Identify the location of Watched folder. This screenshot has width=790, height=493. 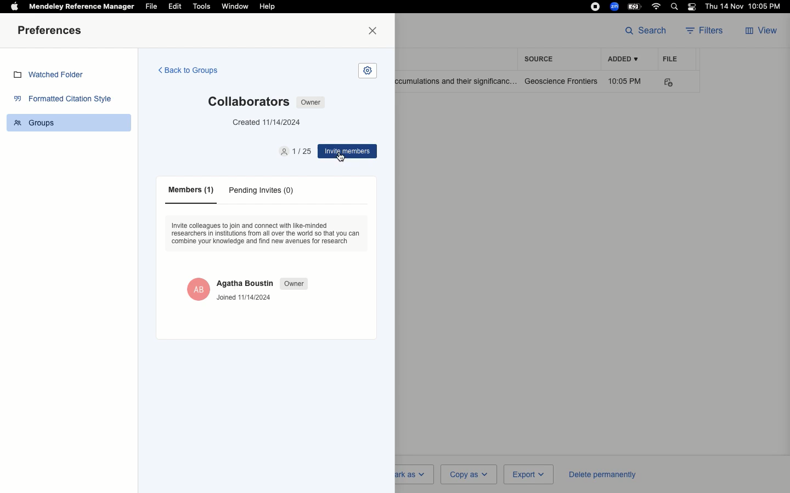
(52, 76).